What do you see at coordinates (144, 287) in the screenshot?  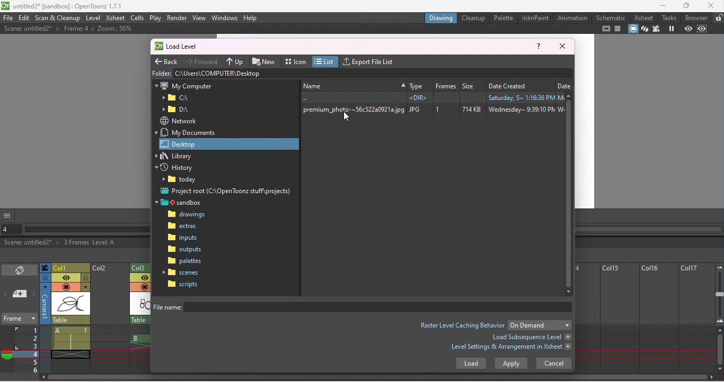 I see `camera stand visibility toggle` at bounding box center [144, 287].